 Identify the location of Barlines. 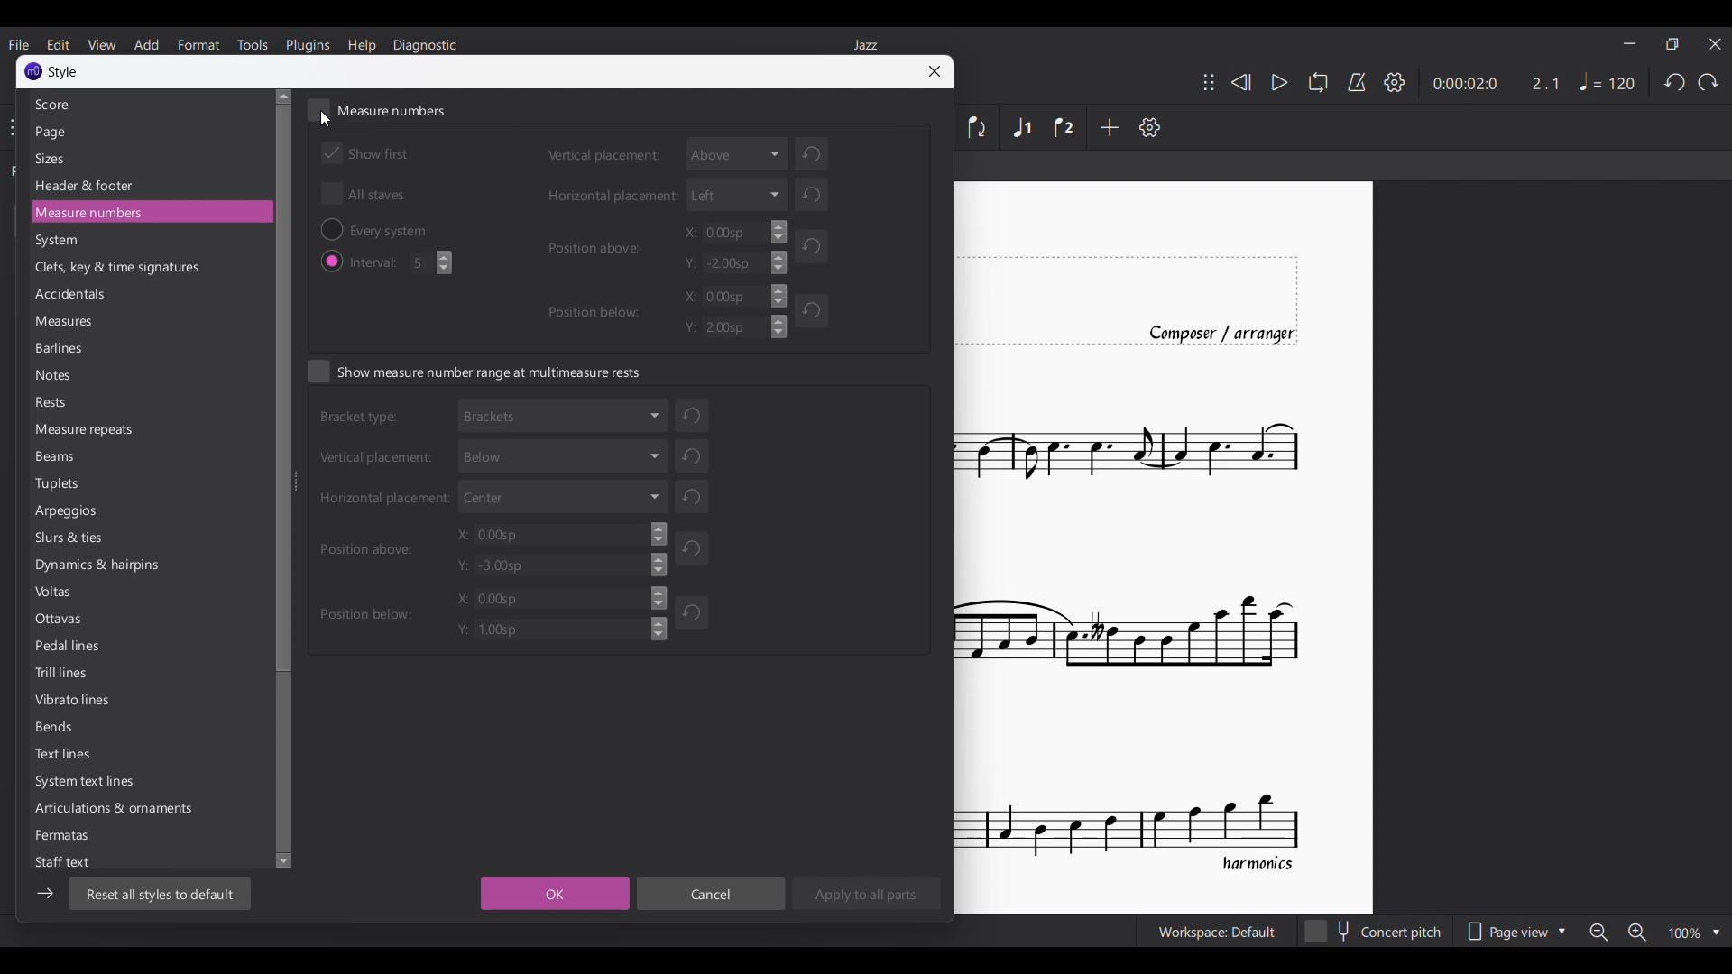
(63, 351).